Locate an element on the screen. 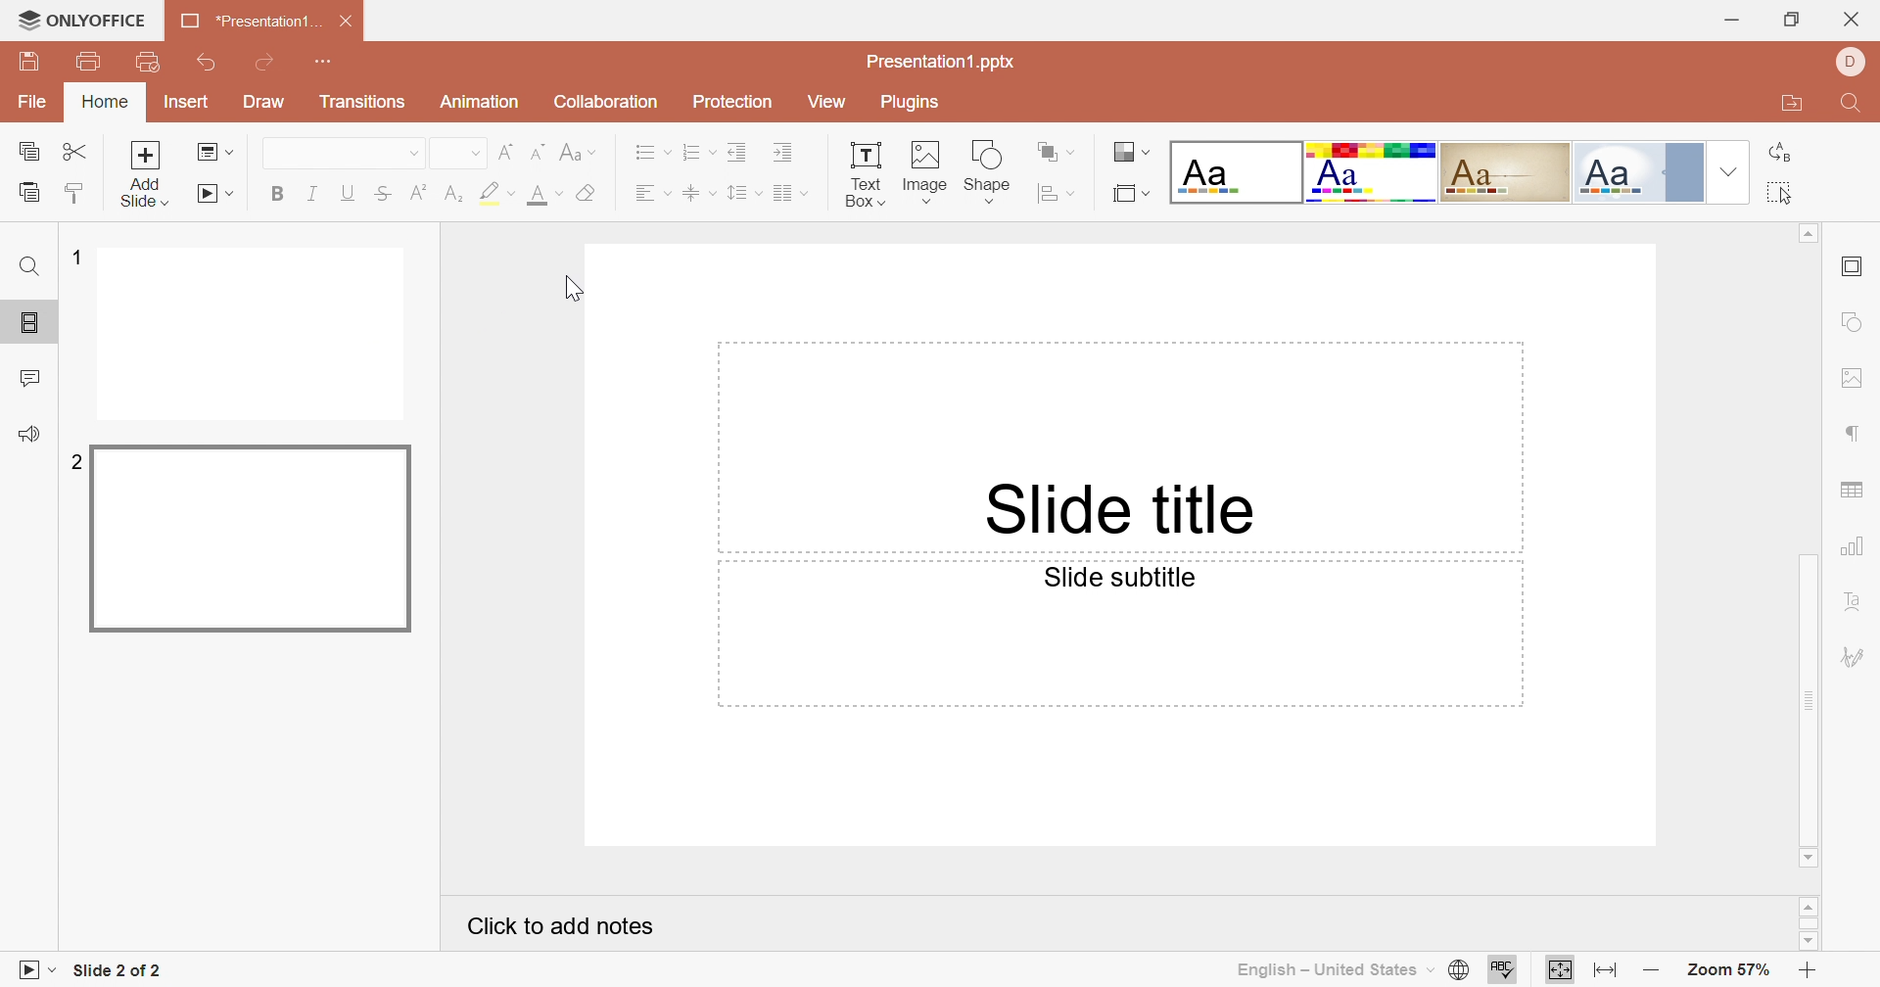 Image resolution: width=1880 pixels, height=987 pixels. image is located at coordinates (927, 171).